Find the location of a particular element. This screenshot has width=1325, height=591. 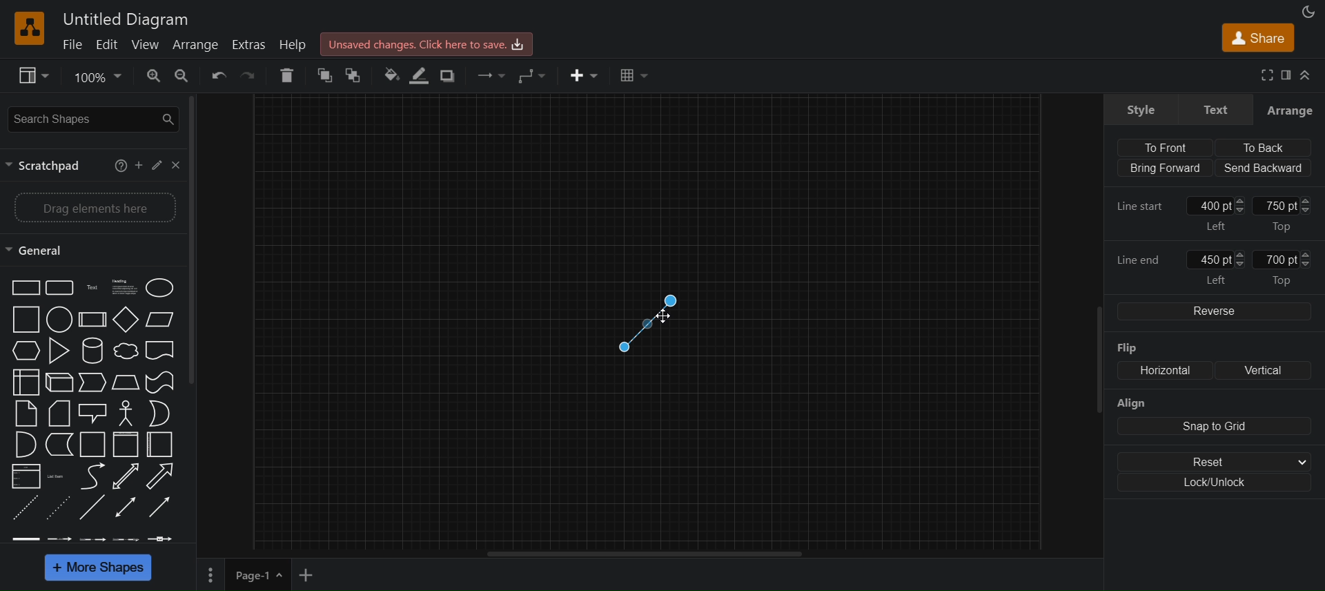

file is located at coordinates (72, 44).